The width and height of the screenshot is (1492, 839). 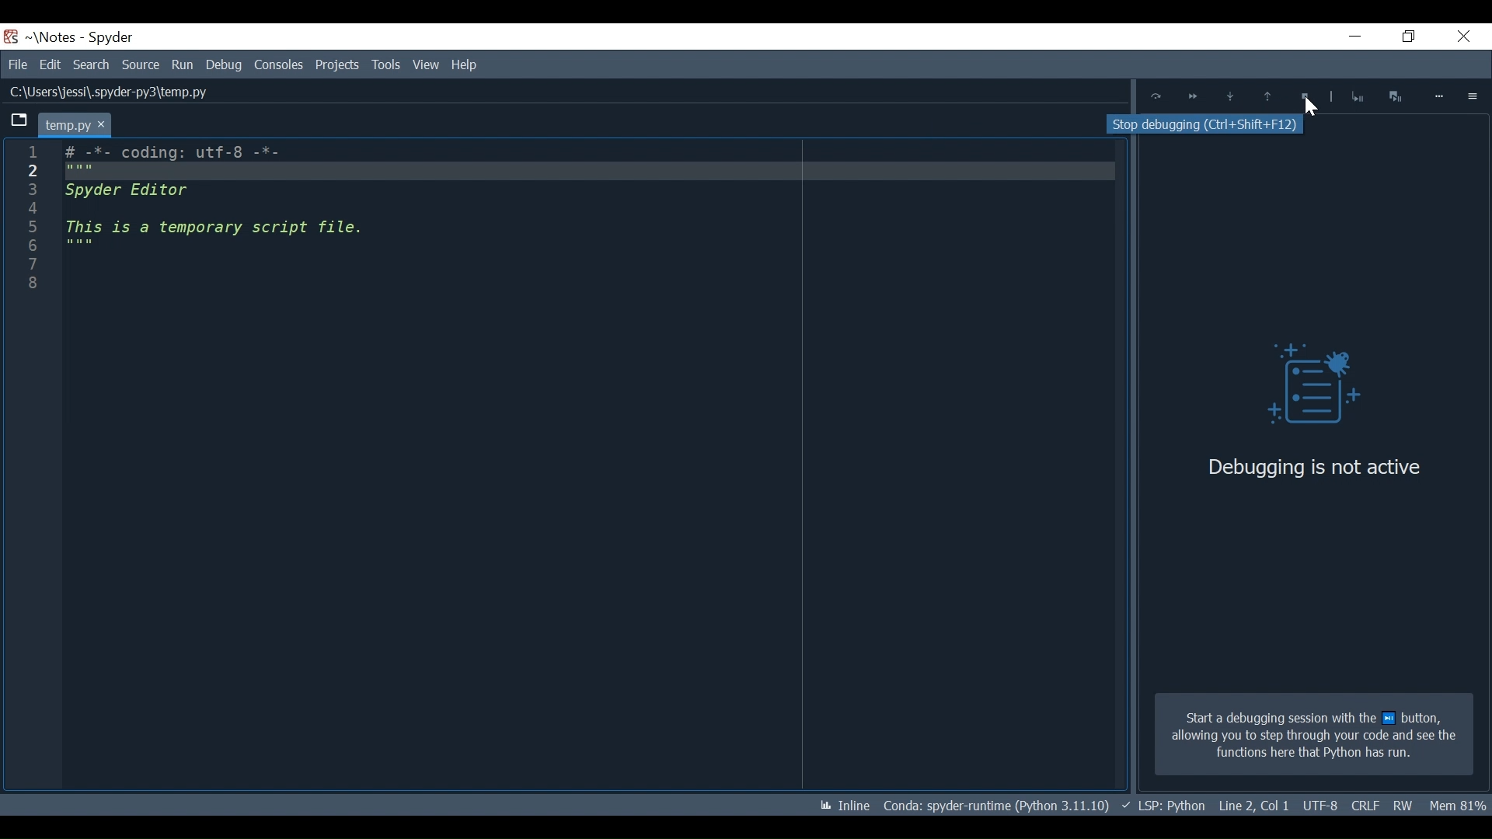 I want to click on Toggle inline and interactive Matplotlib plotting, so click(x=845, y=806).